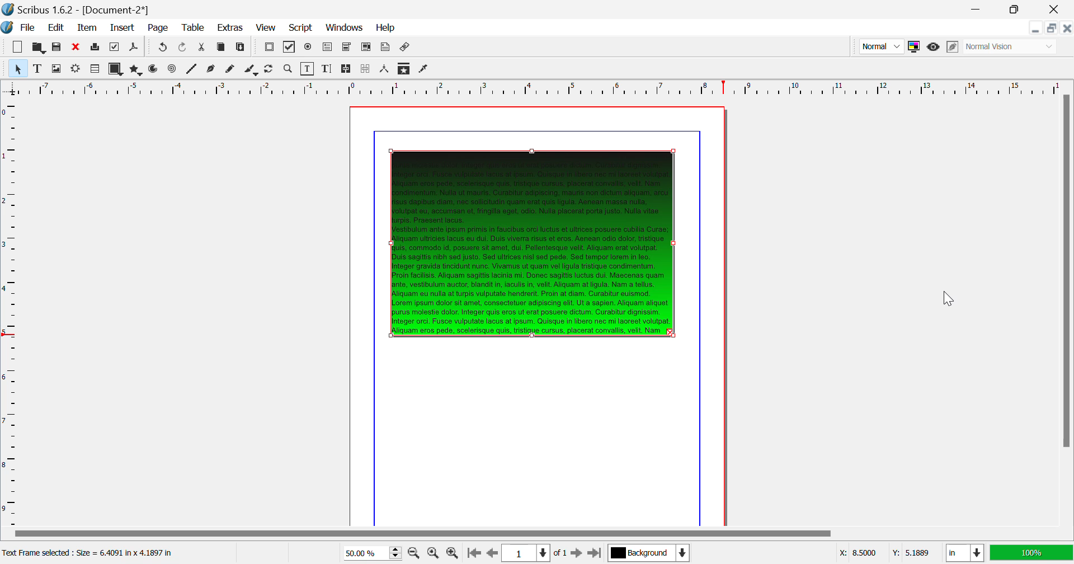  What do you see at coordinates (954, 47) in the screenshot?
I see `Edit in Preview Mode` at bounding box center [954, 47].